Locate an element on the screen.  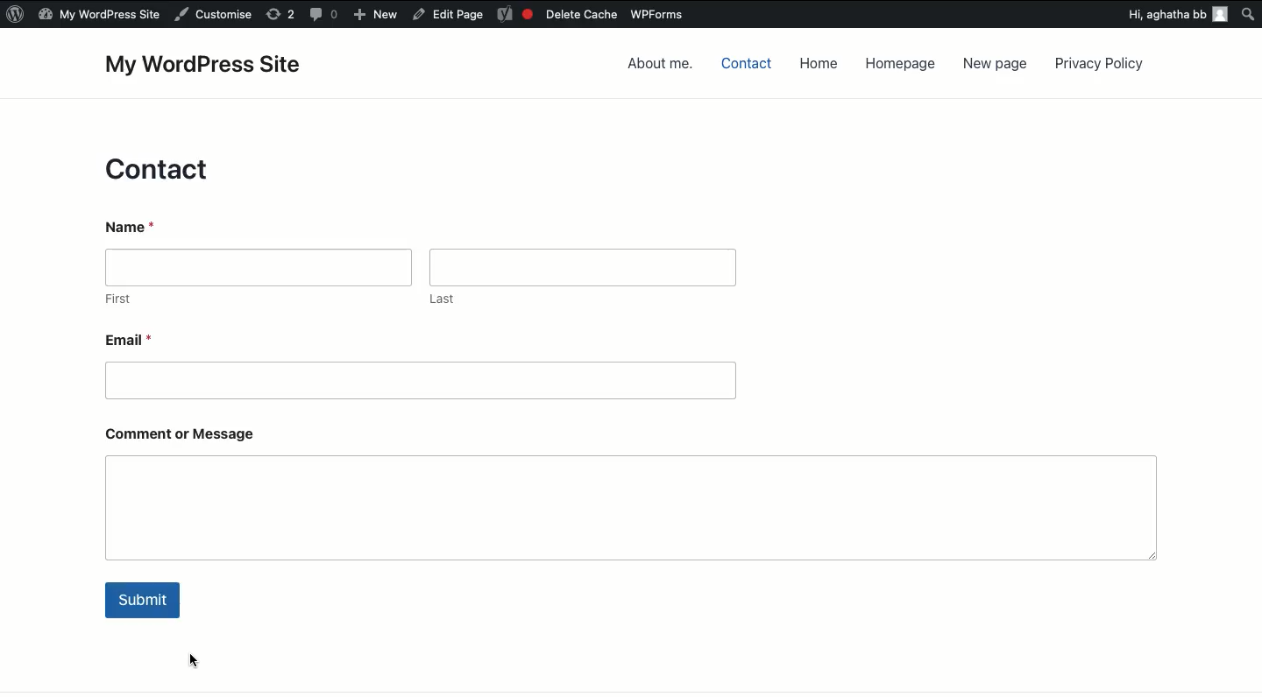
cursor is located at coordinates (198, 660).